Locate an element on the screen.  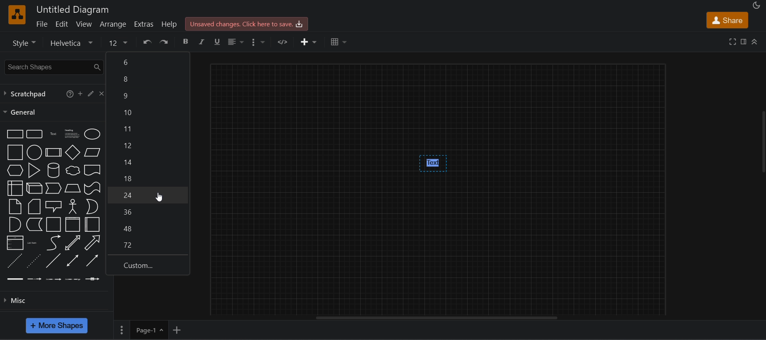
10 is located at coordinates (148, 112).